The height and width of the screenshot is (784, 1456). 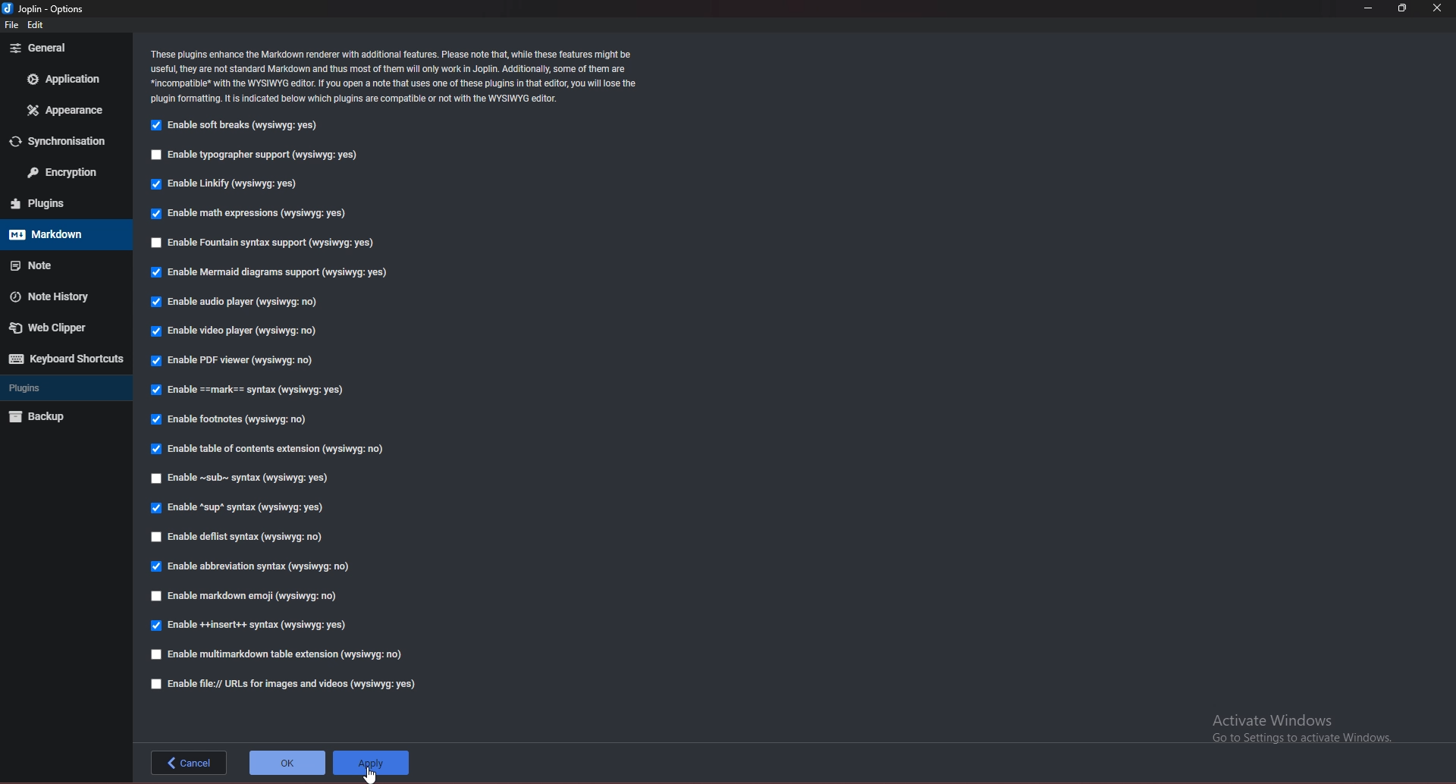 What do you see at coordinates (238, 127) in the screenshot?
I see `enable soft breaks` at bounding box center [238, 127].